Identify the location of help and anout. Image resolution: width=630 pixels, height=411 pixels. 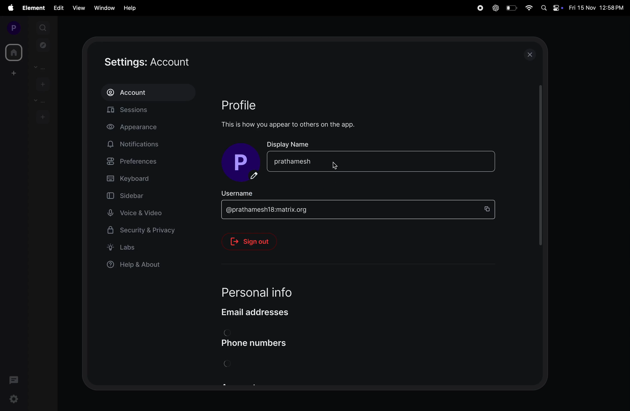
(137, 266).